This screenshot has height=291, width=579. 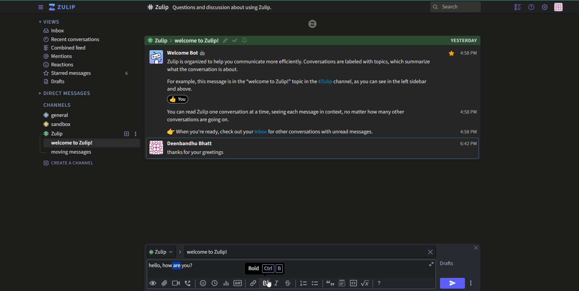 I want to click on starred messages, so click(x=67, y=73).